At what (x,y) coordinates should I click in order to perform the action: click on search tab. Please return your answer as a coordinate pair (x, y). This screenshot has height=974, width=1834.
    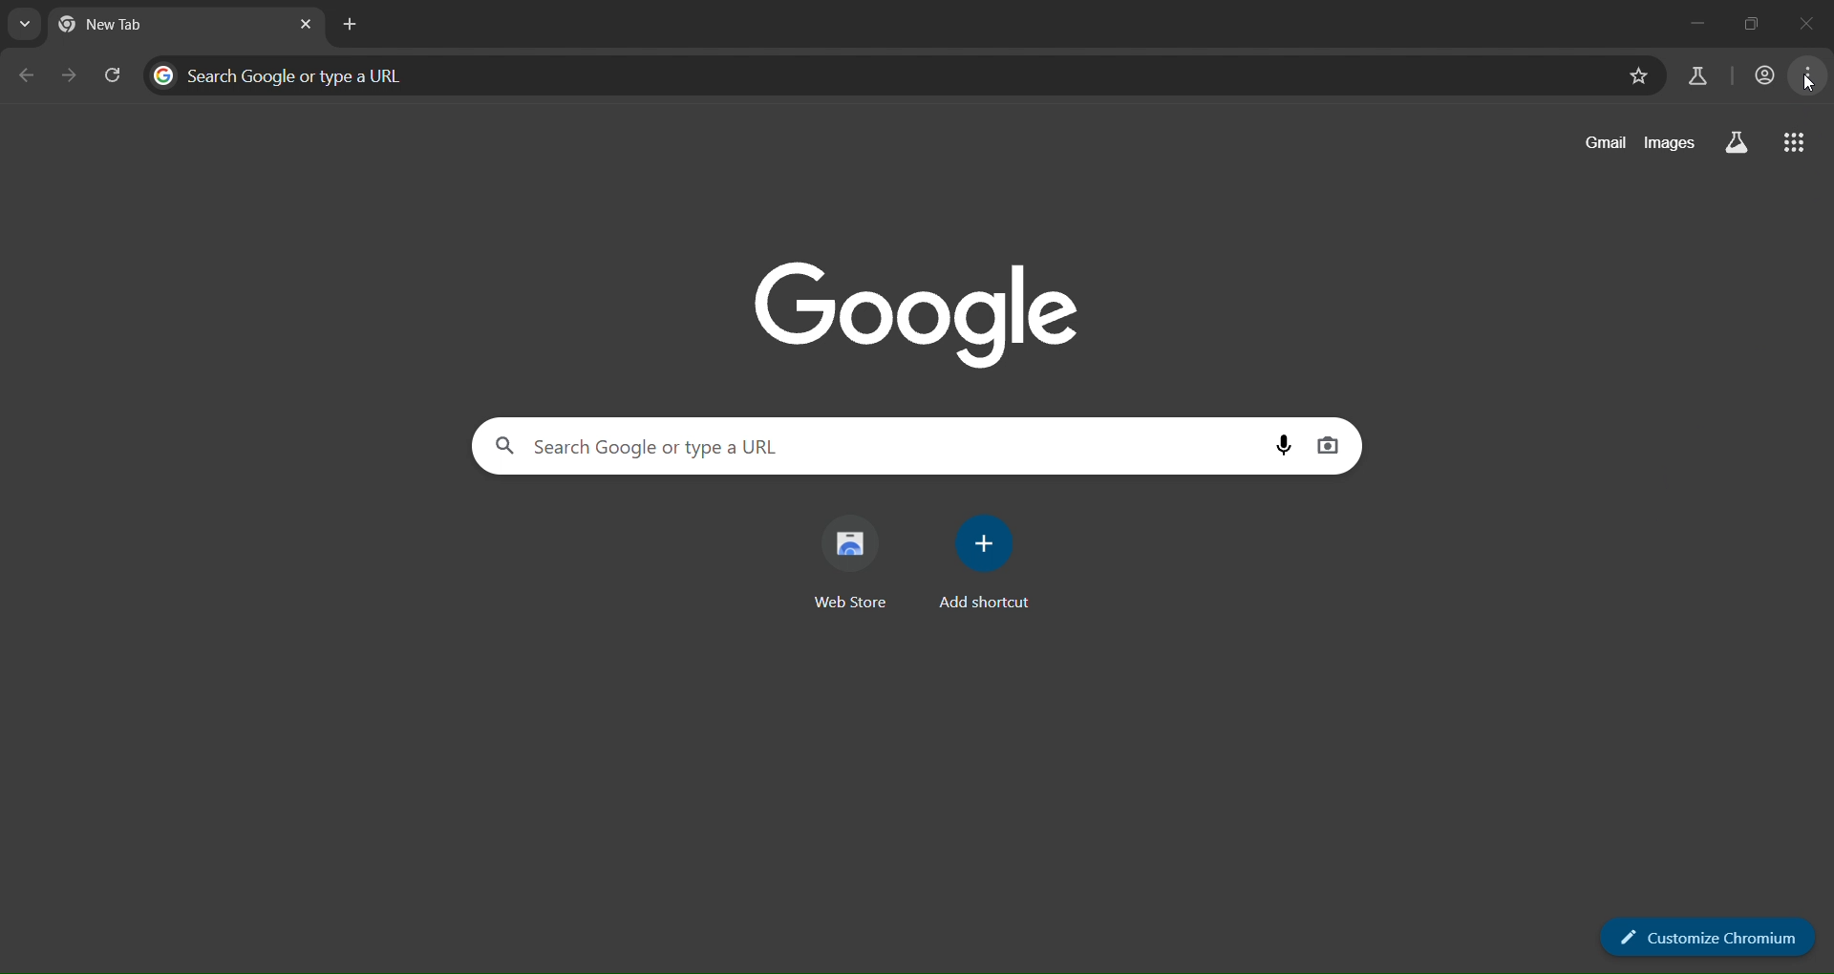
    Looking at the image, I should click on (26, 28).